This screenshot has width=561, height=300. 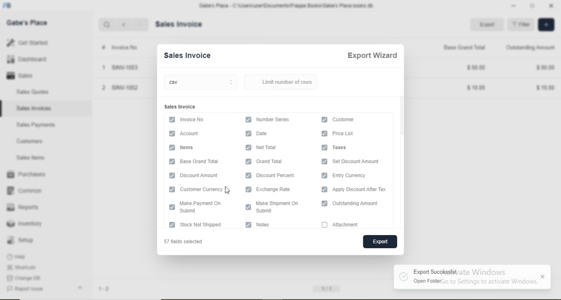 I want to click on checkbox, so click(x=324, y=133).